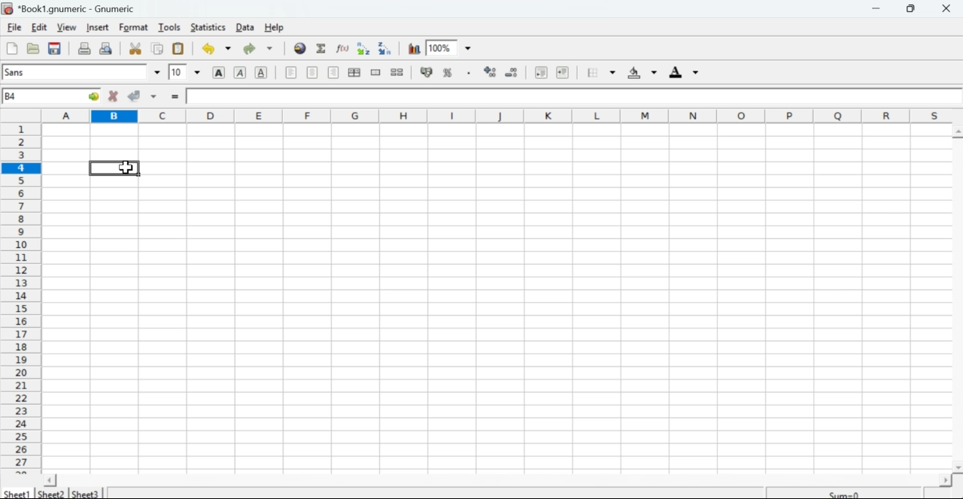 Image resolution: width=963 pixels, height=499 pixels. Describe the element at coordinates (50, 480) in the screenshot. I see `scroll left` at that location.